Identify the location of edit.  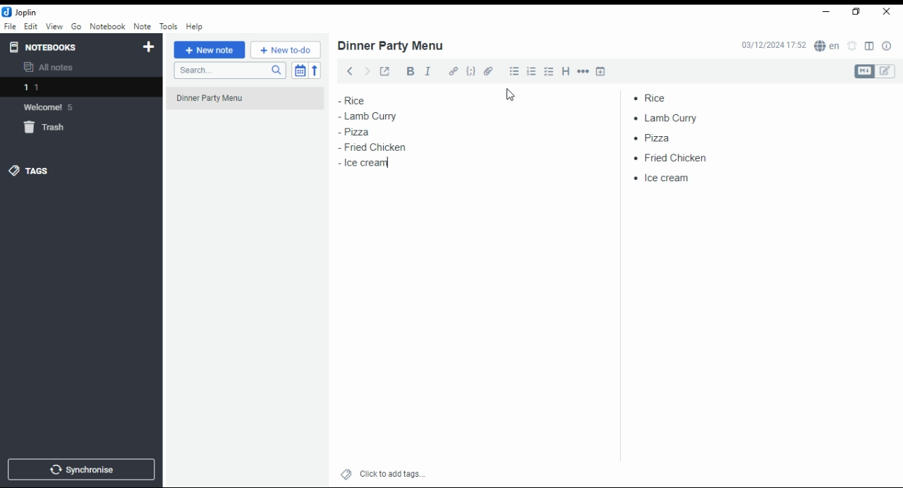
(31, 26).